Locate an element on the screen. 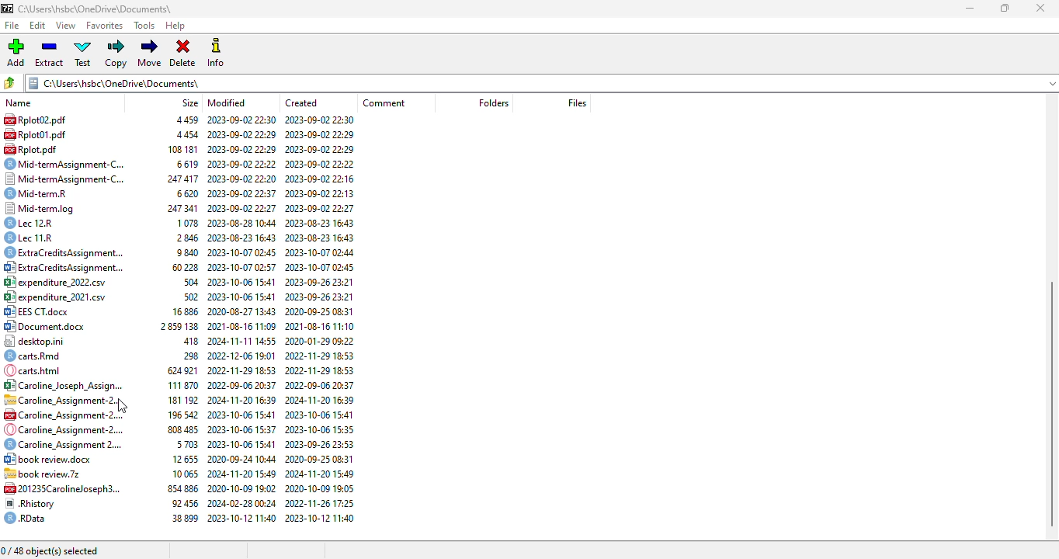 Image resolution: width=1059 pixels, height=559 pixels. cursor is located at coordinates (123, 406).